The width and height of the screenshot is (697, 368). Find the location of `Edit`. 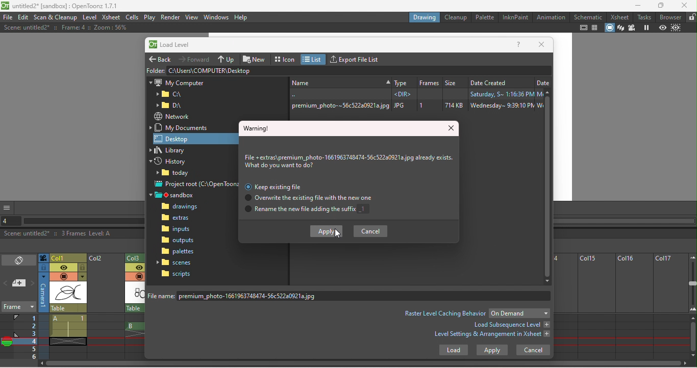

Edit is located at coordinates (24, 17).